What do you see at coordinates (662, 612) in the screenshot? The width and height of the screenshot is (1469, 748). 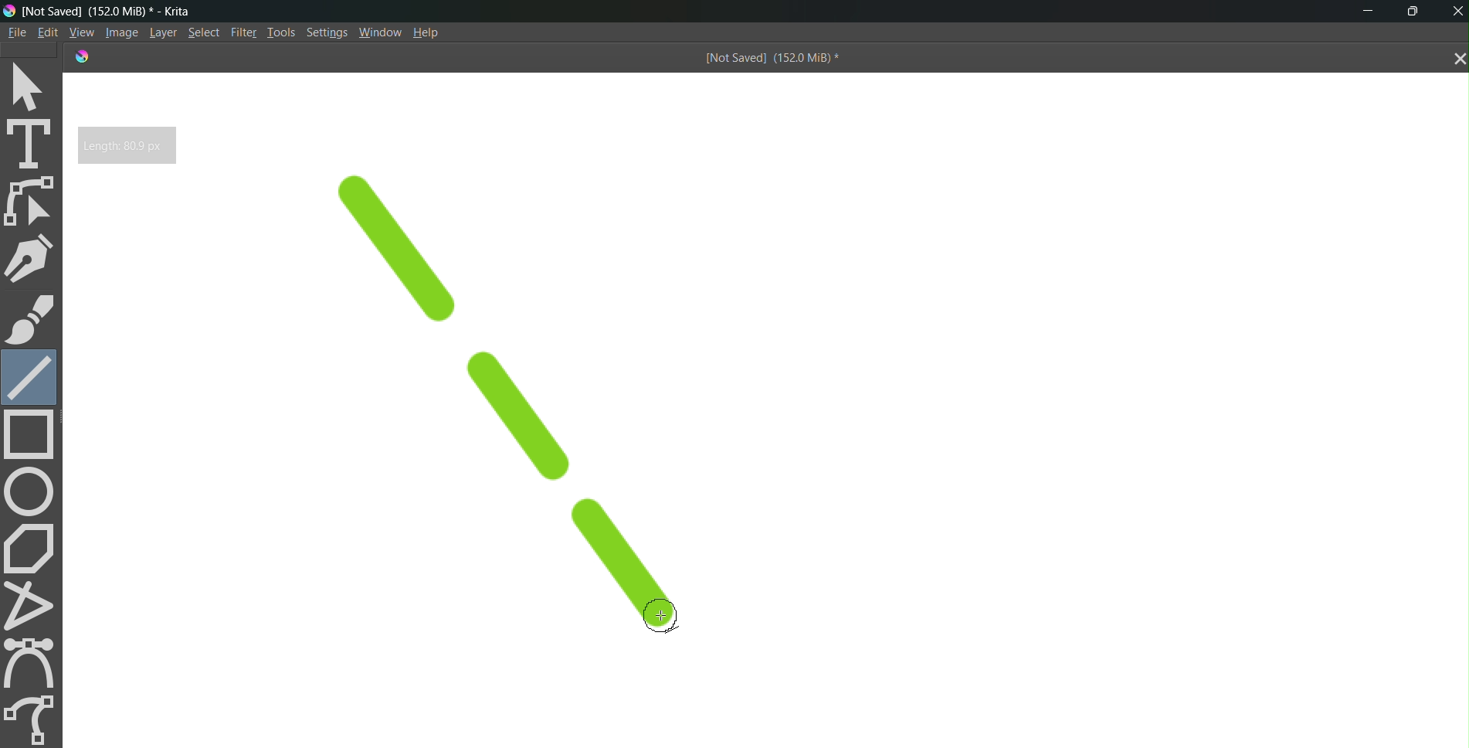 I see `cursor` at bounding box center [662, 612].